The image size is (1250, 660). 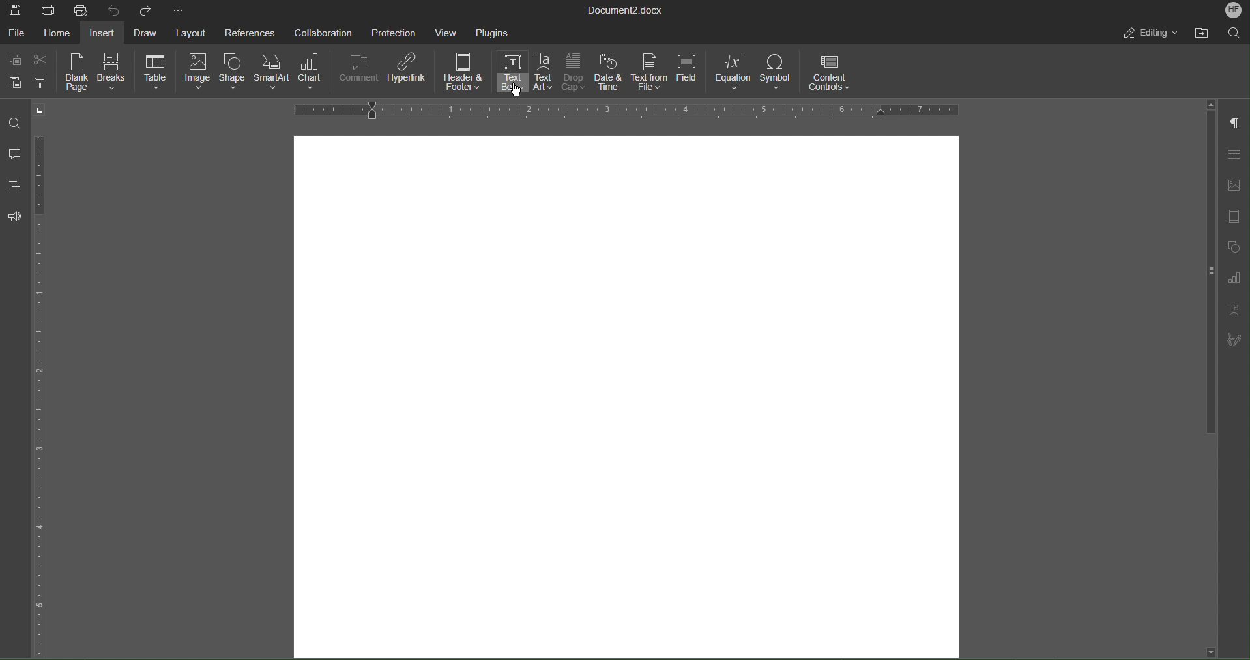 I want to click on Headings, so click(x=13, y=185).